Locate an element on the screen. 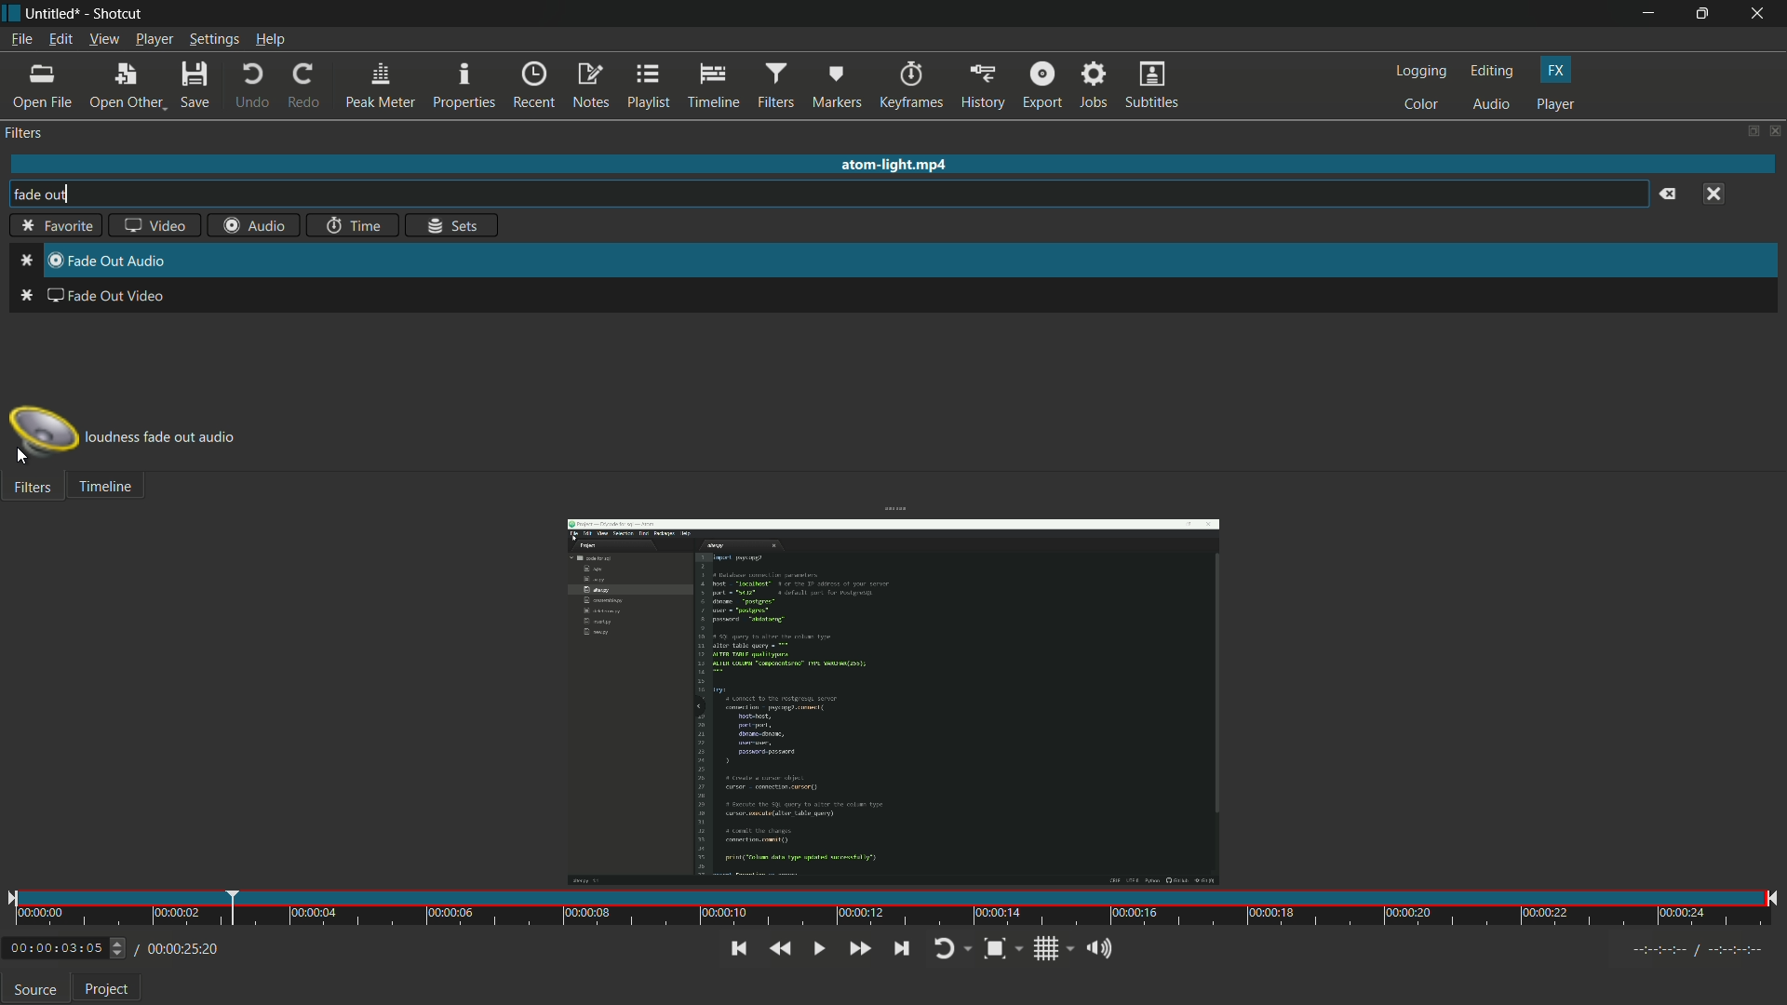 This screenshot has height=1005, width=1787. toggle zoom is located at coordinates (993, 948).